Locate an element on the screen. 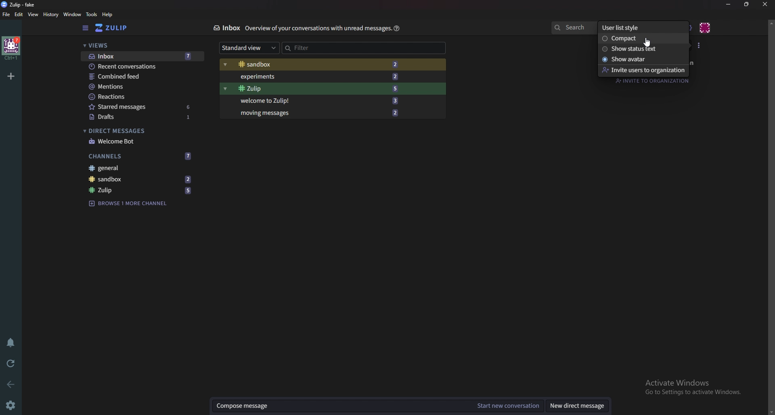  Welcome bot is located at coordinates (141, 141).